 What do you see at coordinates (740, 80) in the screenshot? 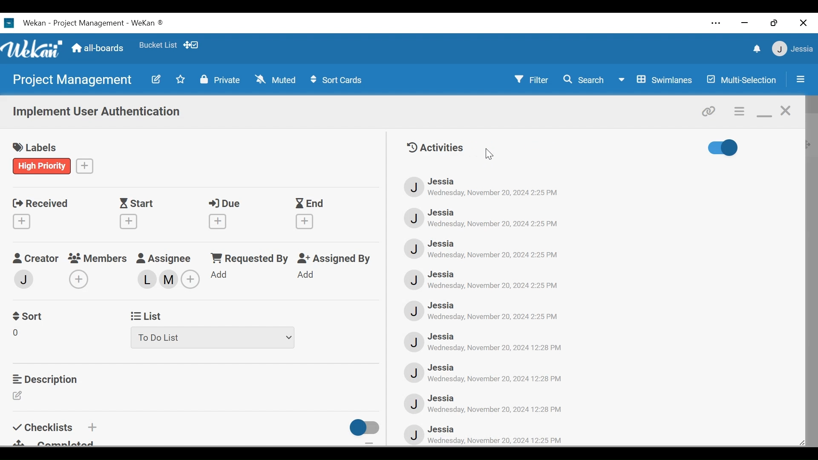
I see `Multi-Selection` at bounding box center [740, 80].